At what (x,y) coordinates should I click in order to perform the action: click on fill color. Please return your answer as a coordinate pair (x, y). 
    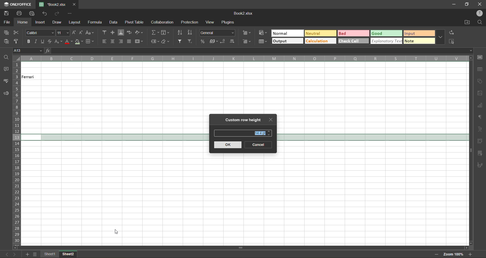
    Looking at the image, I should click on (78, 42).